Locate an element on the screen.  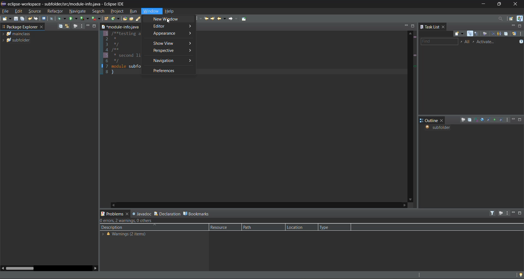
run last tool is located at coordinates (96, 19).